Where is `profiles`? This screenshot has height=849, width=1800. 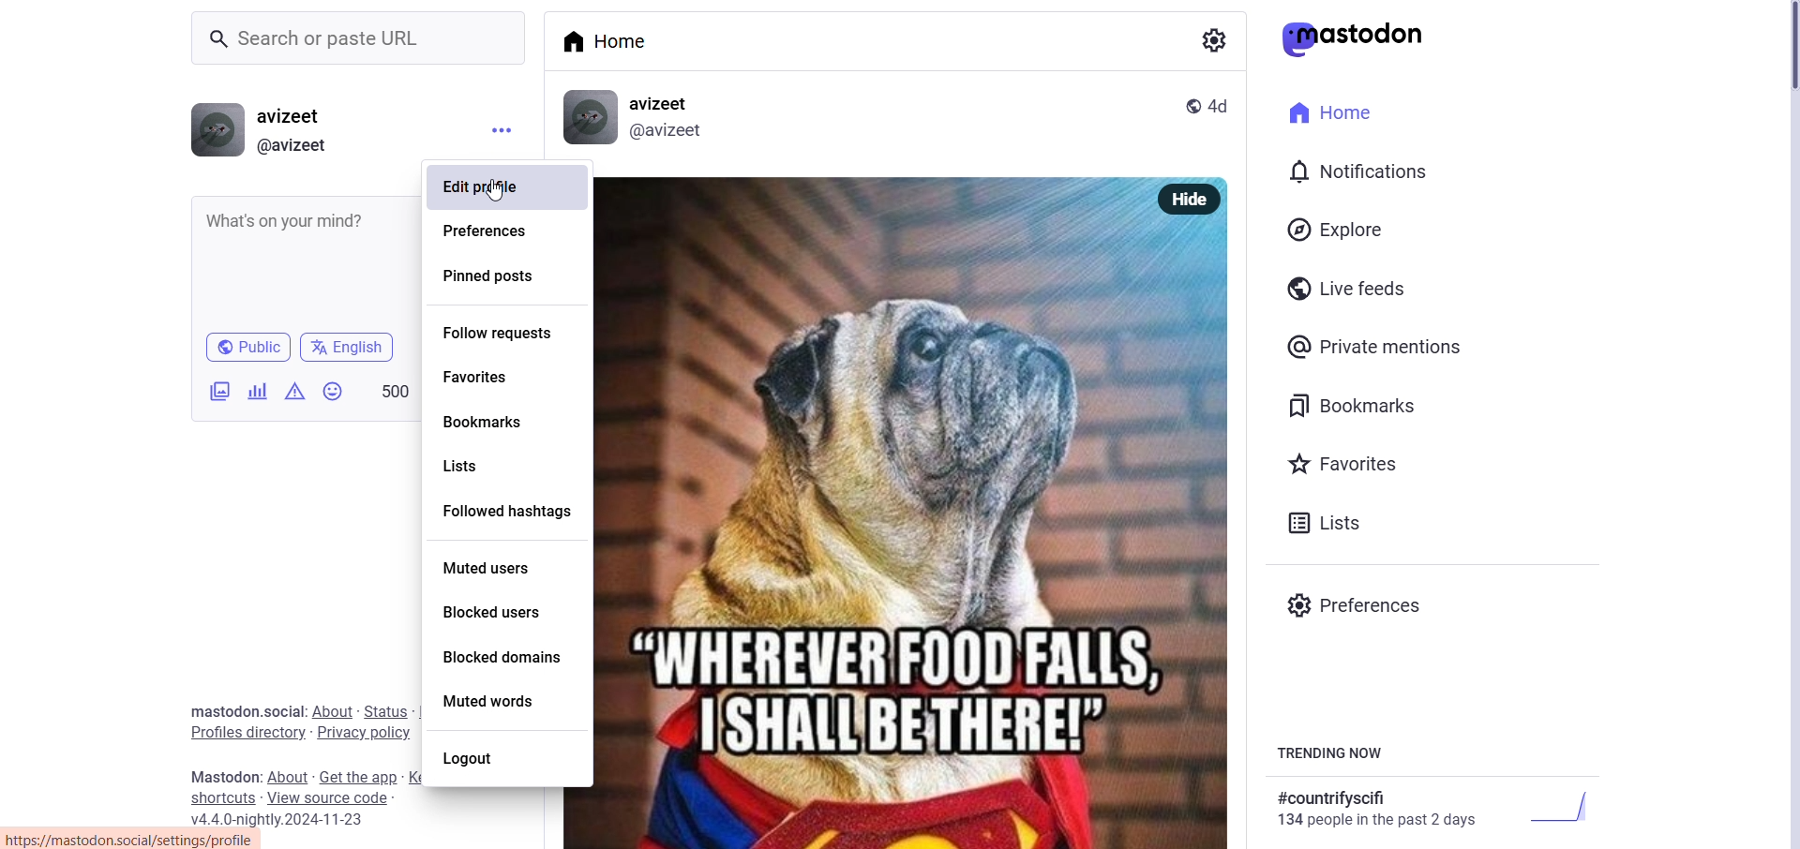
profiles is located at coordinates (240, 733).